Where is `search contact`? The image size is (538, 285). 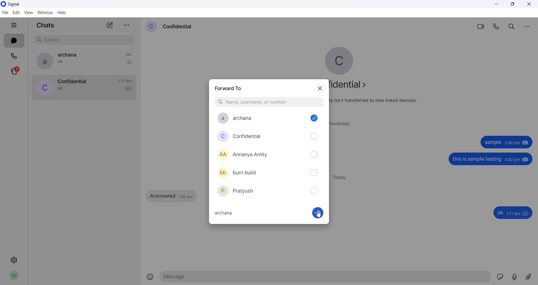 search contact is located at coordinates (268, 102).